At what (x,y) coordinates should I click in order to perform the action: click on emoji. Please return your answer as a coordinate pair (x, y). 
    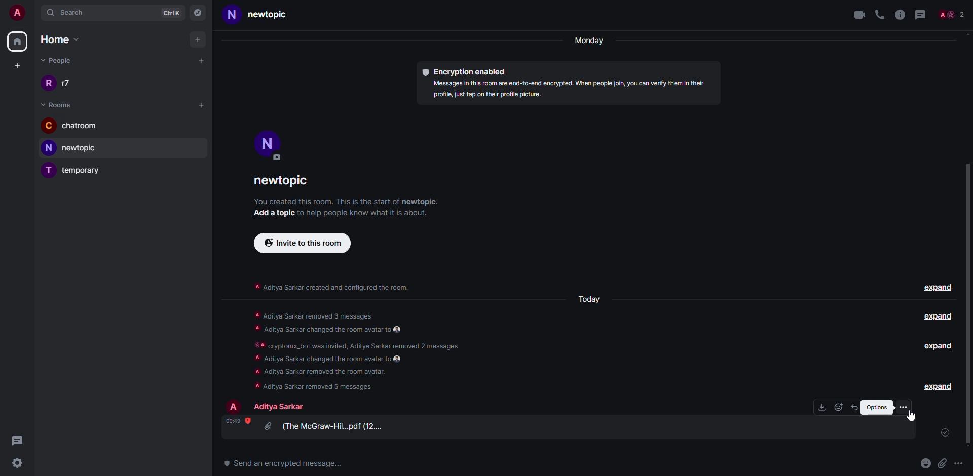
    Looking at the image, I should click on (839, 407).